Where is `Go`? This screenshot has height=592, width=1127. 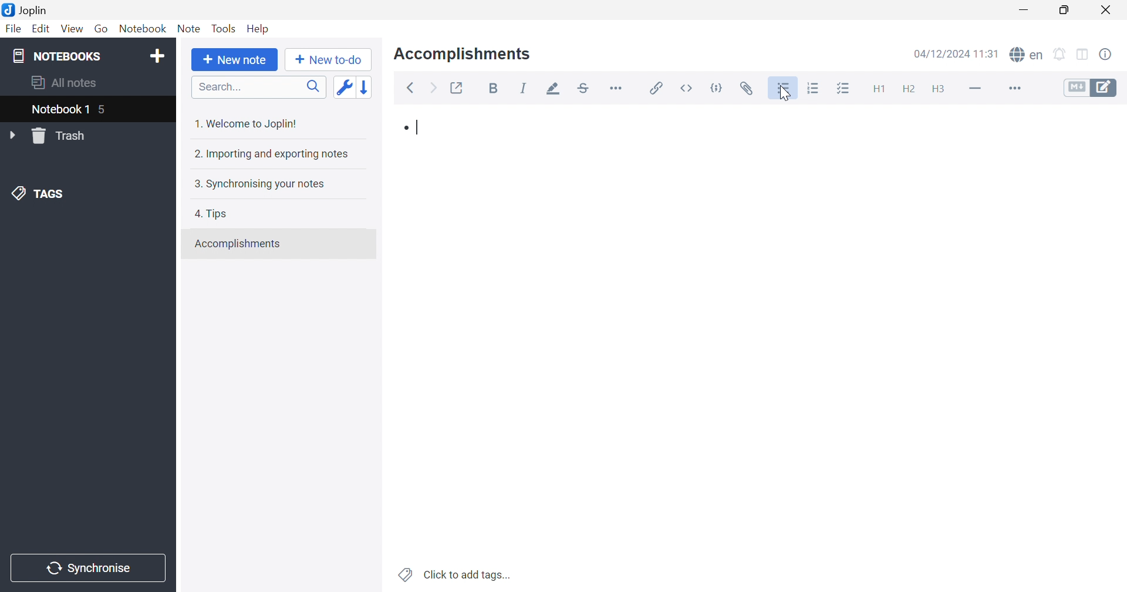 Go is located at coordinates (103, 29).